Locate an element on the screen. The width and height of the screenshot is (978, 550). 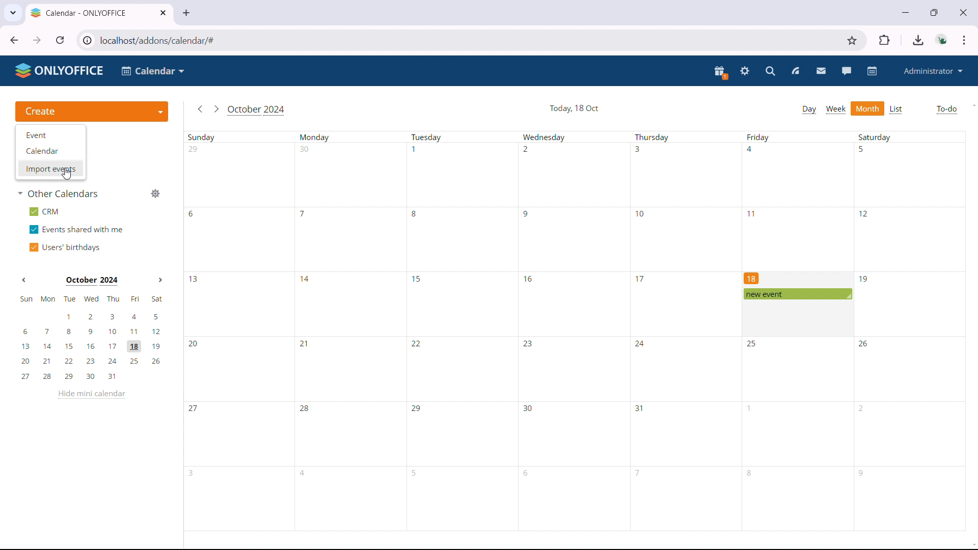
feed is located at coordinates (795, 71).